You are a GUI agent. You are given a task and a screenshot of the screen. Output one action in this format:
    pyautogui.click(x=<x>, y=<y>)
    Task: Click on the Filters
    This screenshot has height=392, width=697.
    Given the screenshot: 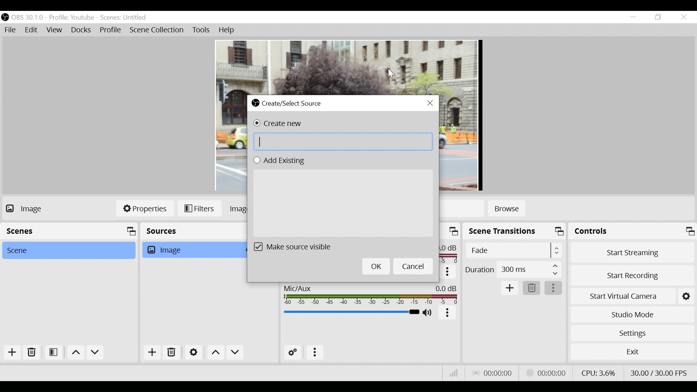 What is the action you would take?
    pyautogui.click(x=200, y=208)
    